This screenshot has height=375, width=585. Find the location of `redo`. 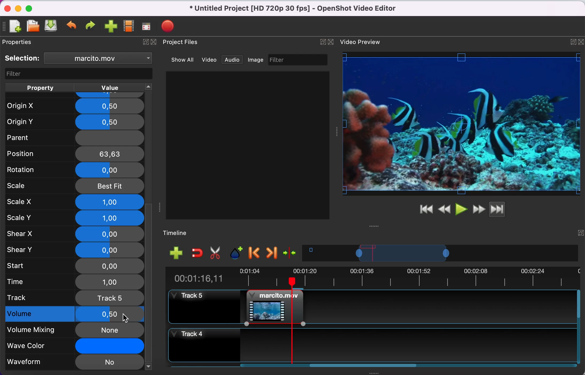

redo is located at coordinates (92, 26).